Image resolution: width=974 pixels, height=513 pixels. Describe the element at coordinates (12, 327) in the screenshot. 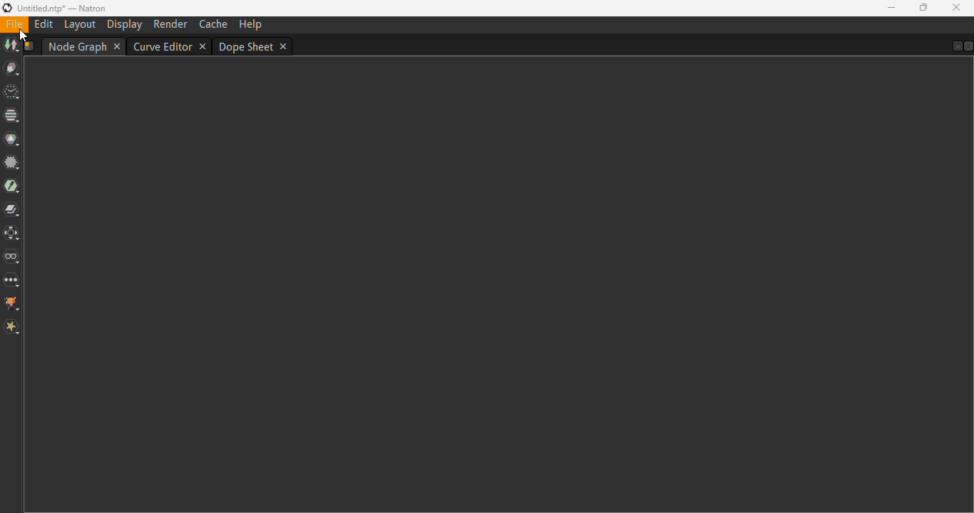

I see `Extra` at that location.